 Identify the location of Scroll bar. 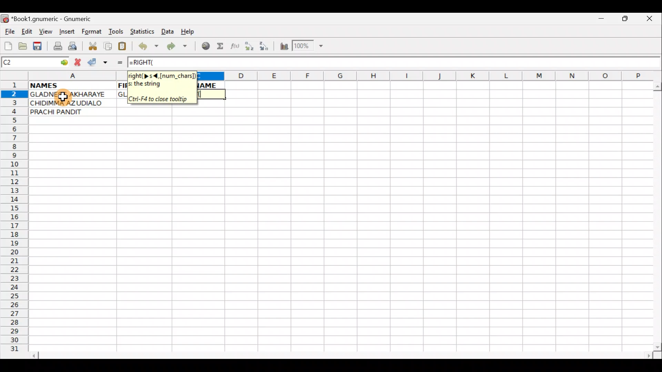
(343, 354).